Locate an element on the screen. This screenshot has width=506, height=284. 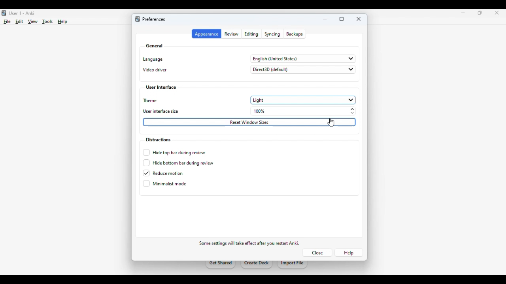
cursor is located at coordinates (332, 121).